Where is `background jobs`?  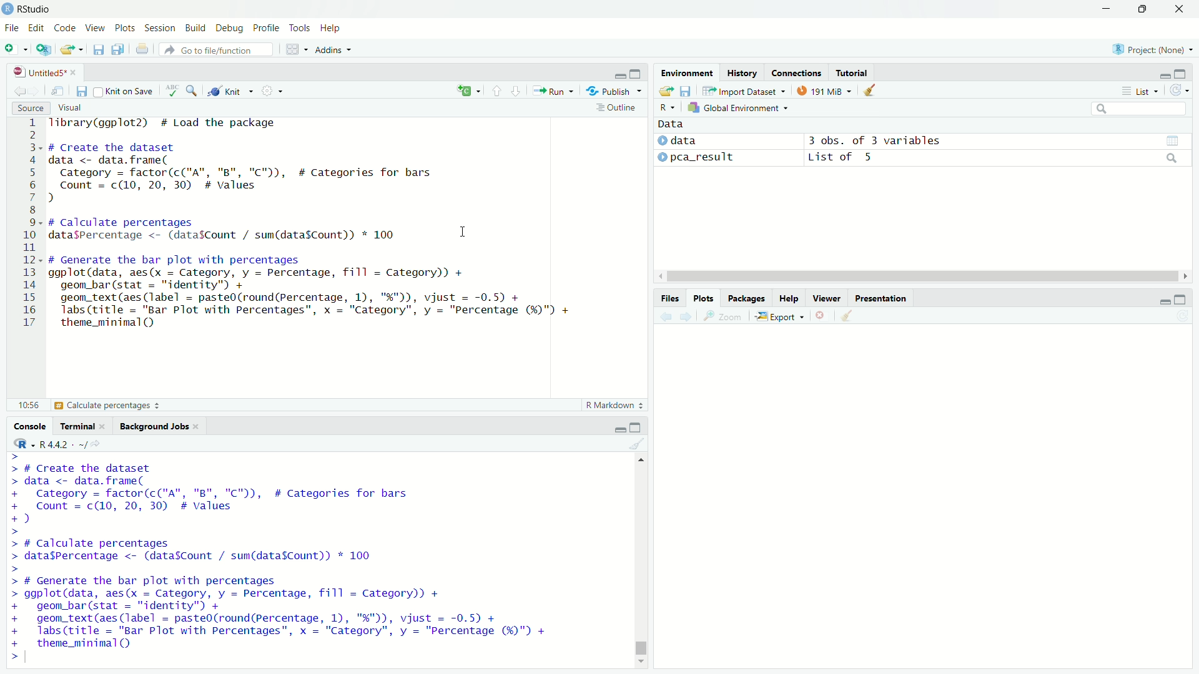
background jobs is located at coordinates (158, 426).